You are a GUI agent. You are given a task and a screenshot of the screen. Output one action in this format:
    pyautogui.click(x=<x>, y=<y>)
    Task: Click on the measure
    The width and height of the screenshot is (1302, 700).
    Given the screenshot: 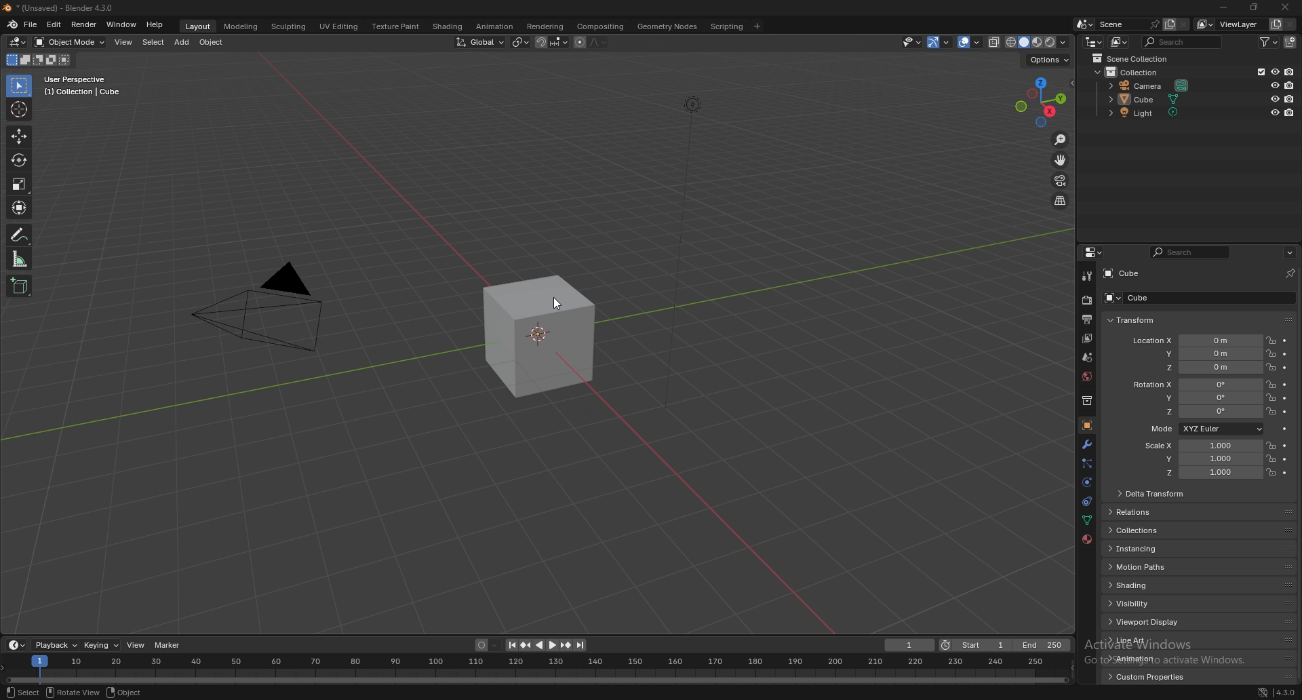 What is the action you would take?
    pyautogui.click(x=20, y=258)
    